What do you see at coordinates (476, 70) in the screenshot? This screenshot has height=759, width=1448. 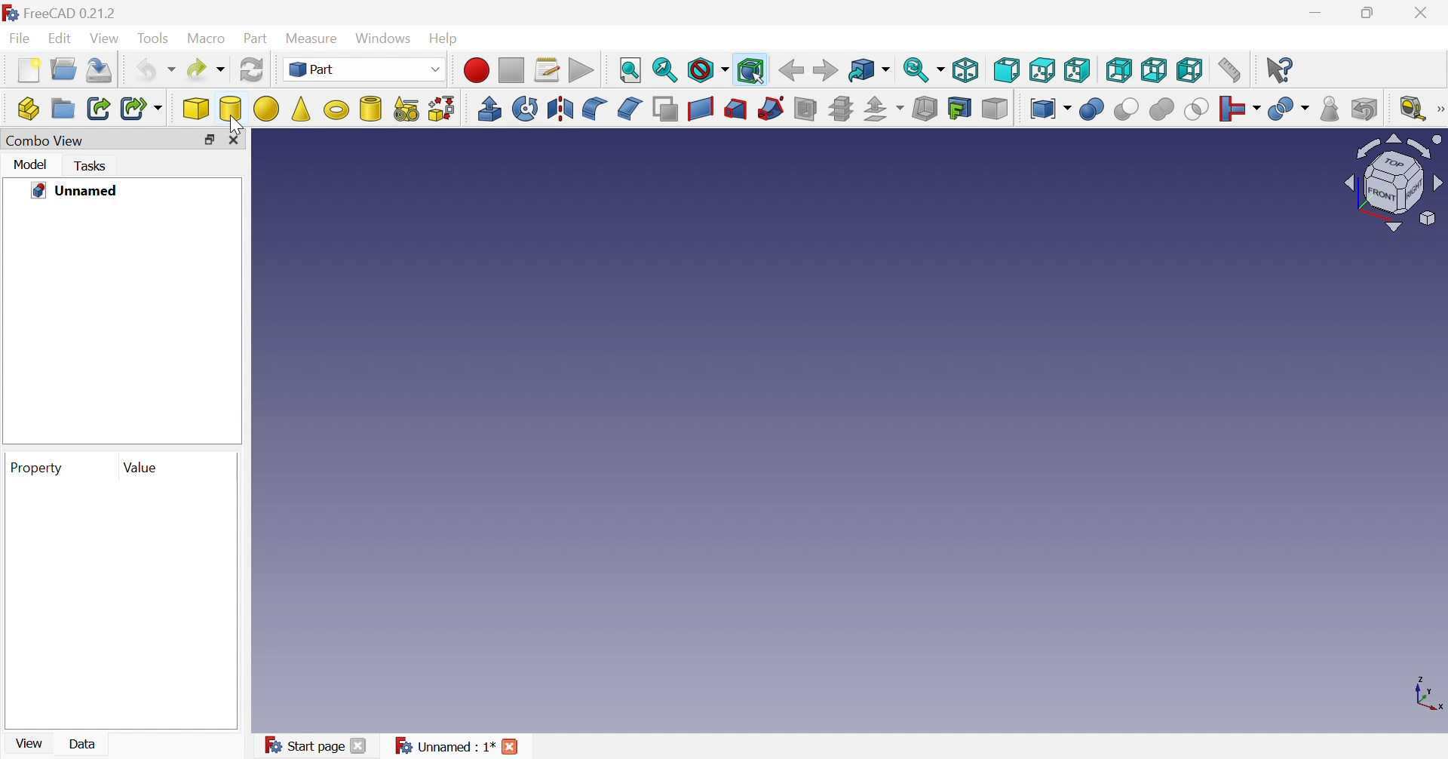 I see `Macro recording` at bounding box center [476, 70].